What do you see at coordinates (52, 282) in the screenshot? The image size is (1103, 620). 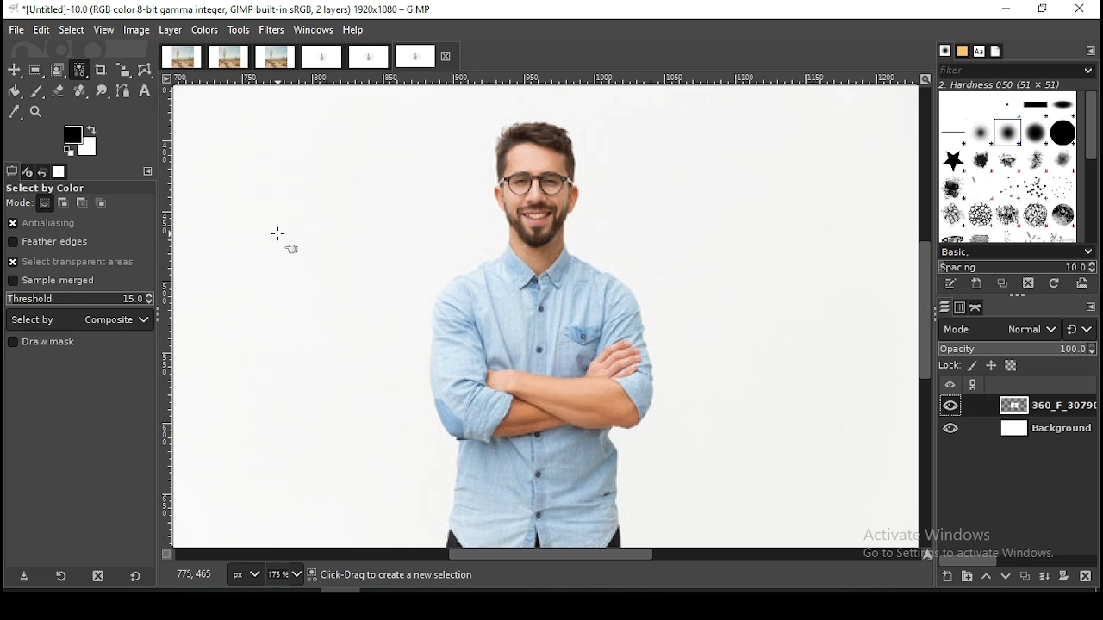 I see `sample merged` at bounding box center [52, 282].